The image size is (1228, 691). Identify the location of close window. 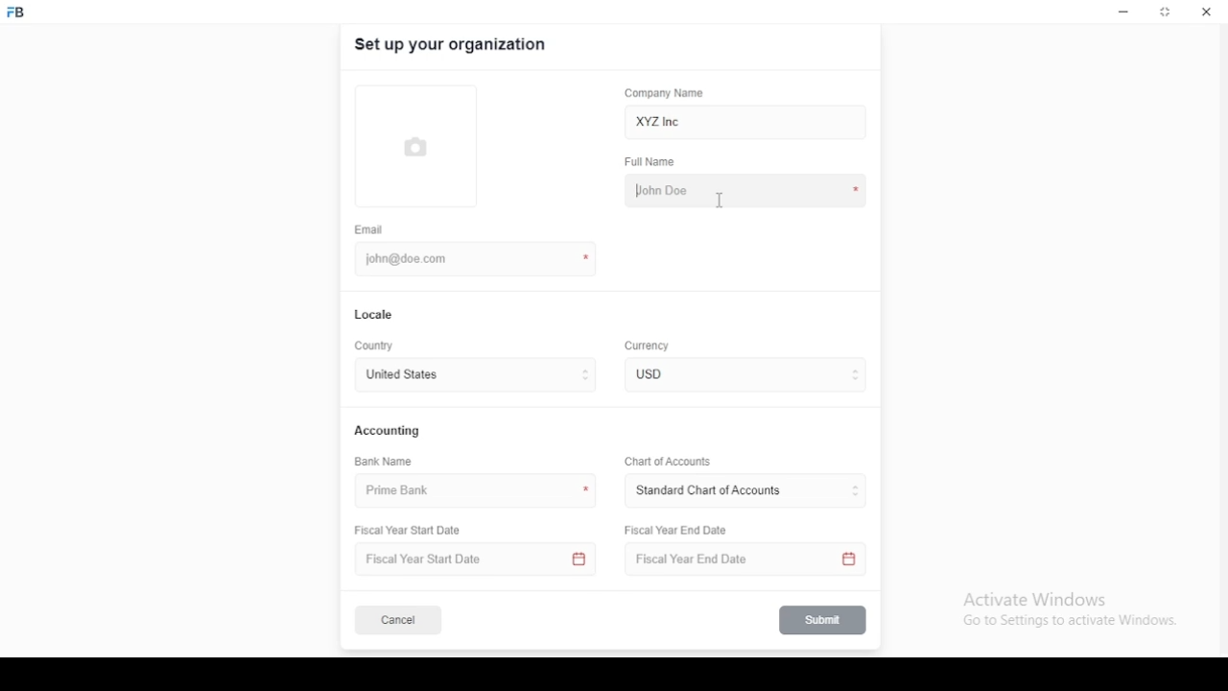
(1204, 12).